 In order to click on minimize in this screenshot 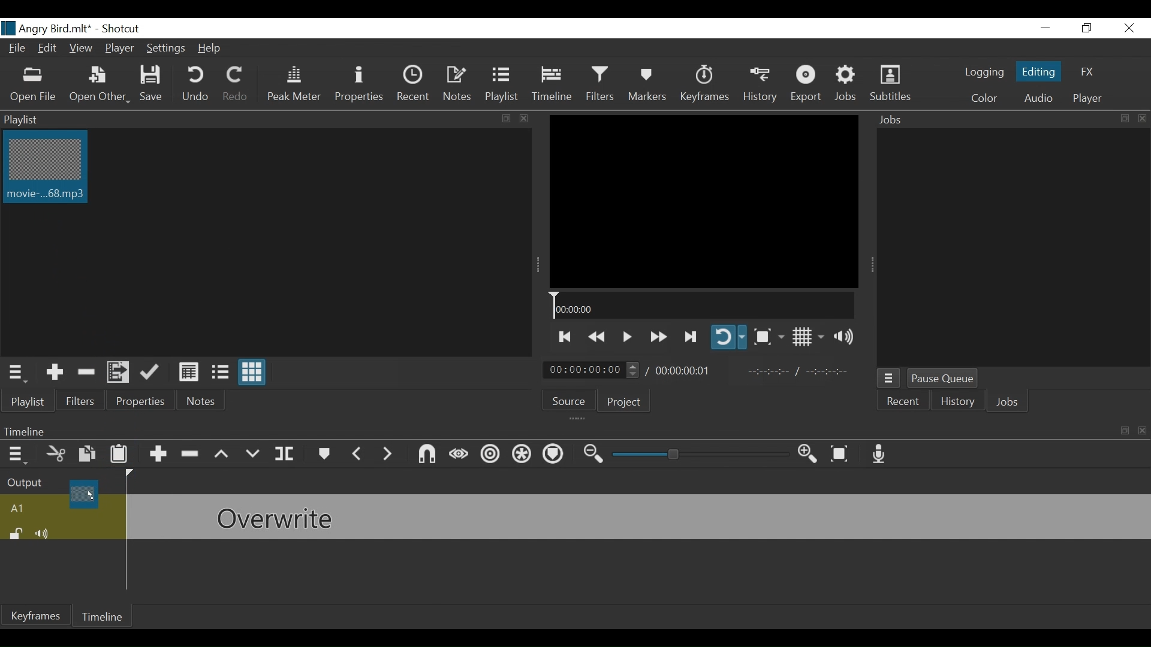, I will do `click(1044, 28)`.